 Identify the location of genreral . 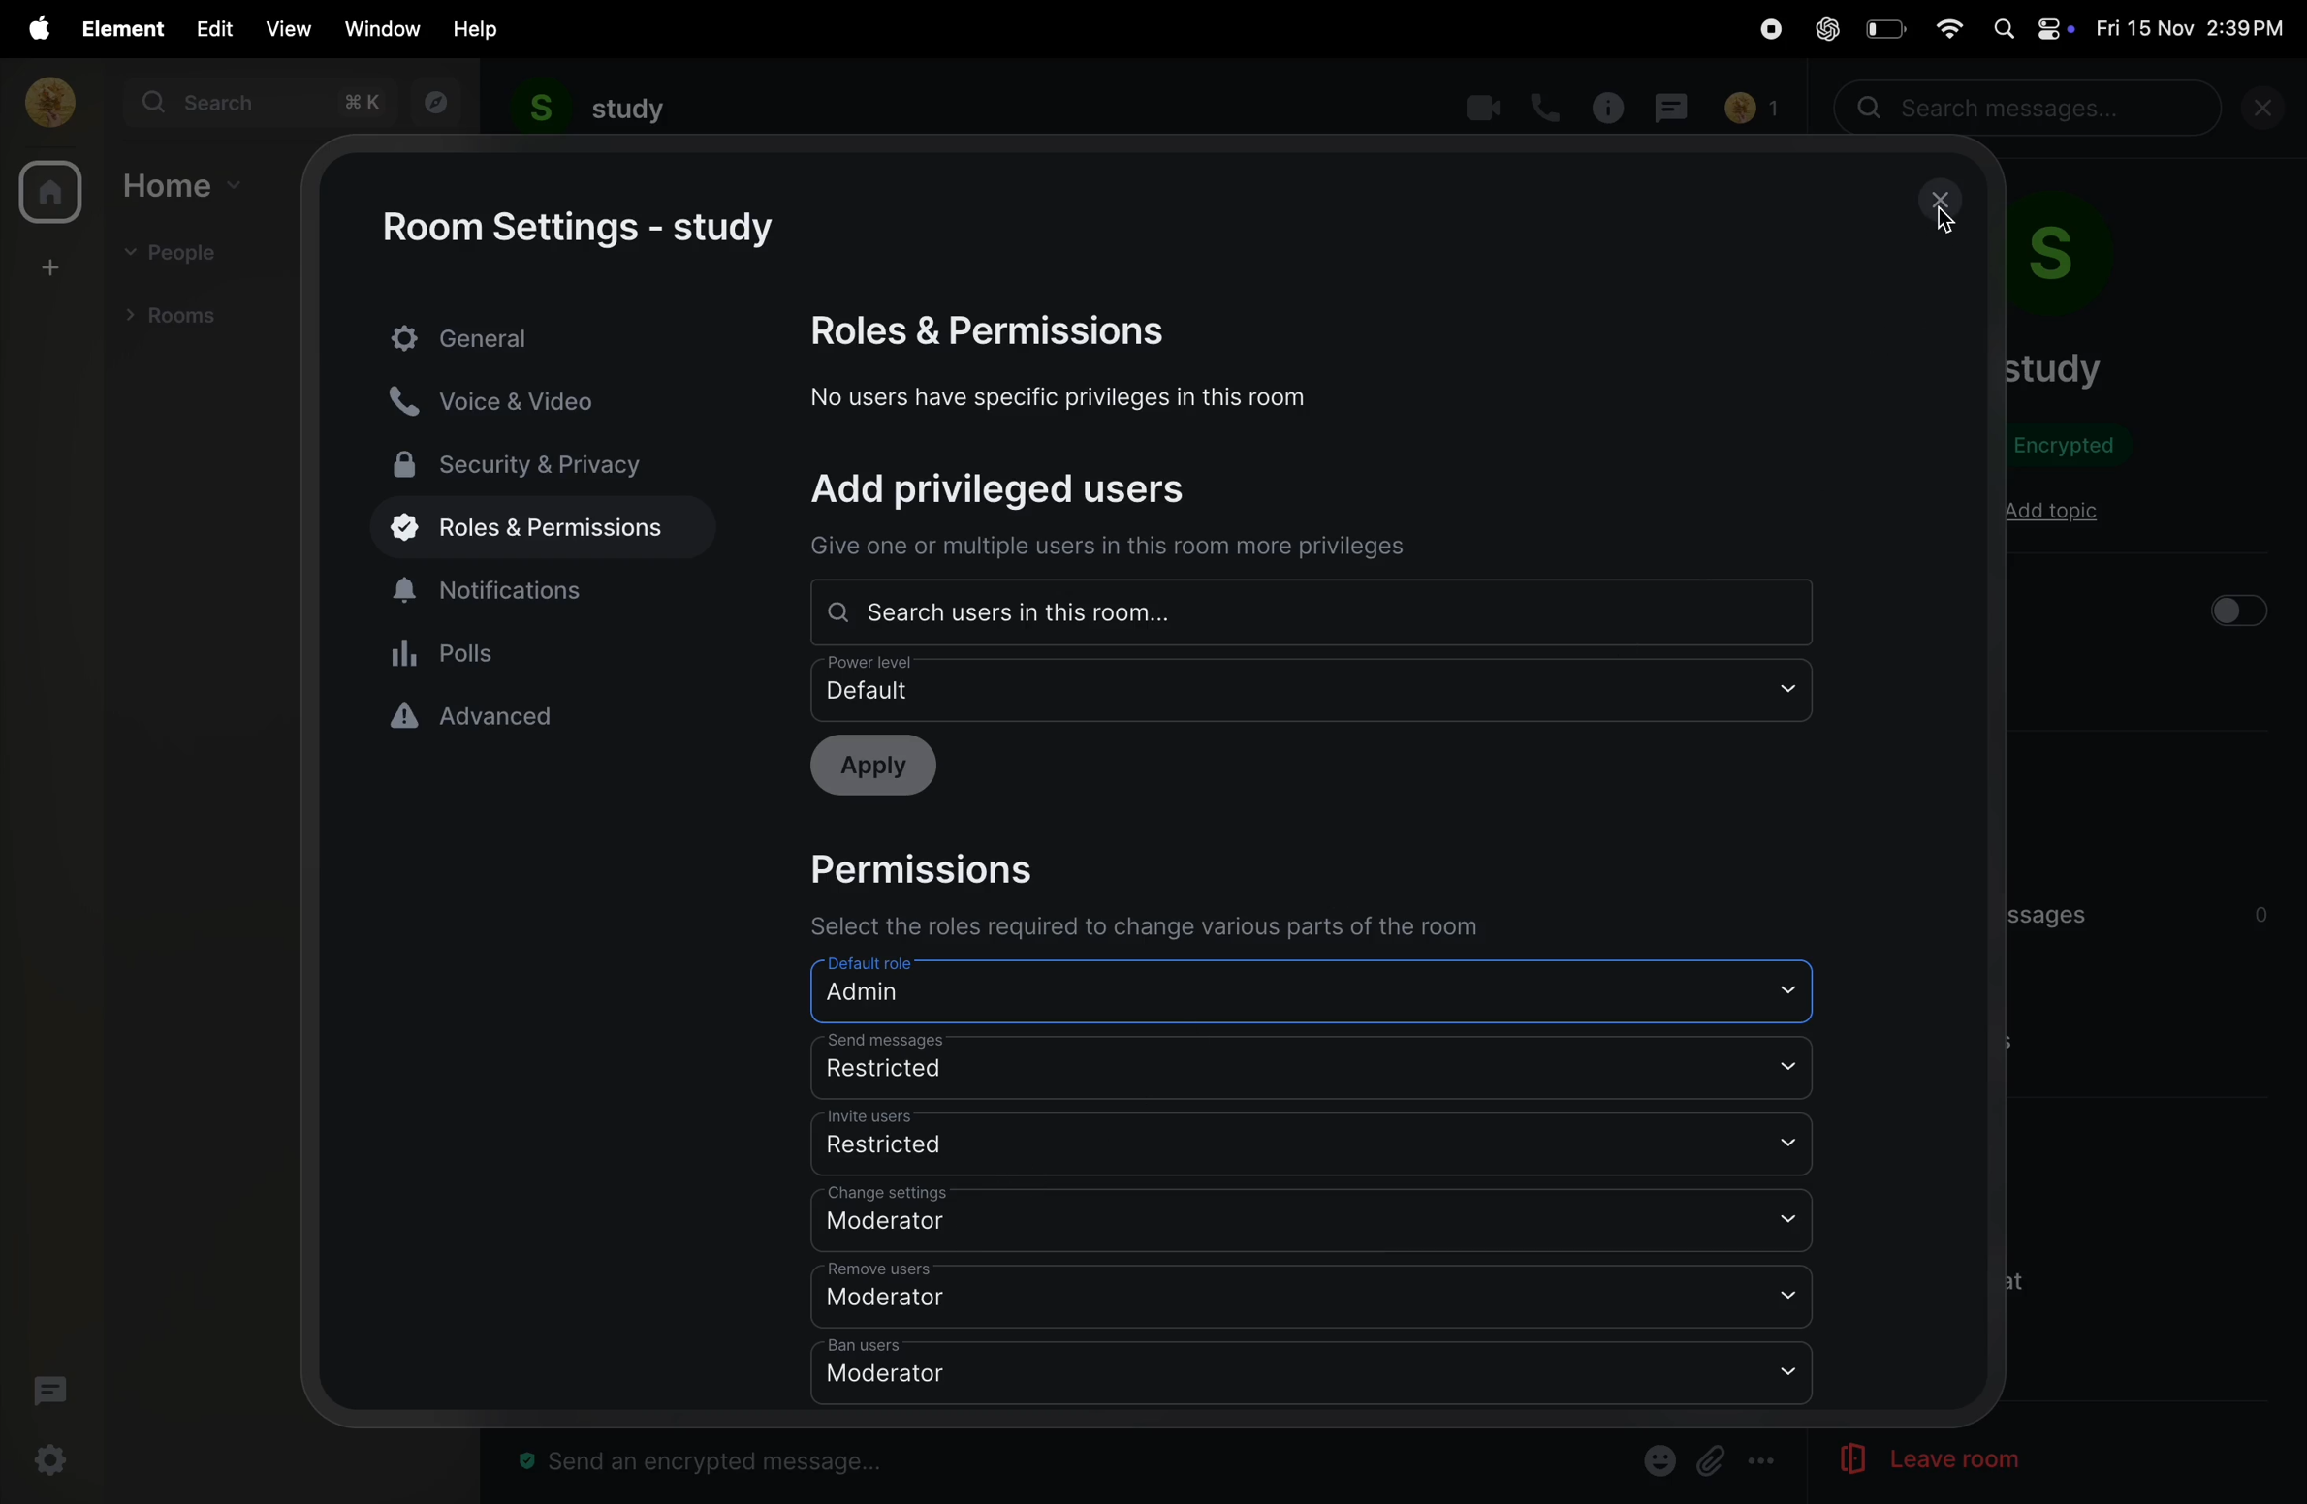
(546, 335).